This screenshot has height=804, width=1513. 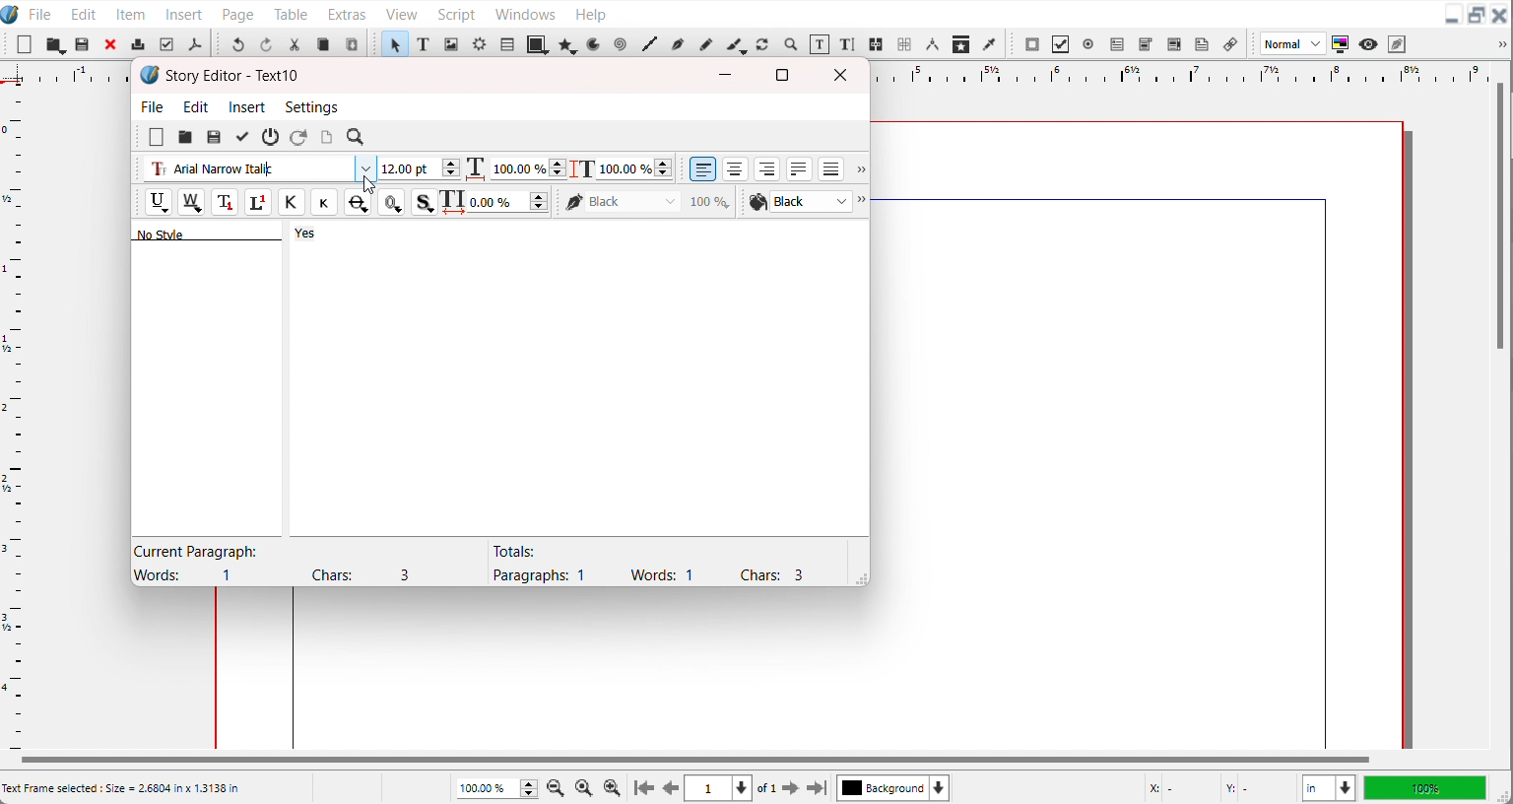 I want to click on Bezier curve, so click(x=677, y=44).